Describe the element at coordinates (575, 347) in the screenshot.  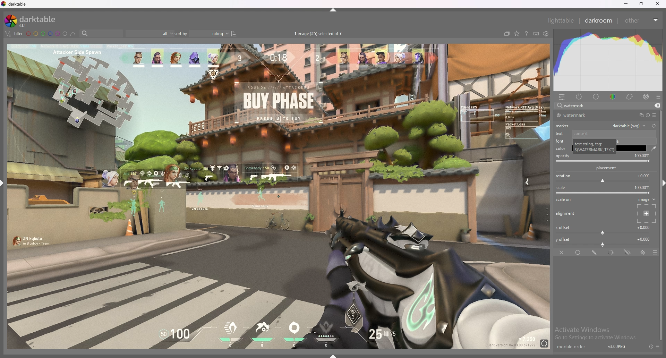
I see `module order` at that location.